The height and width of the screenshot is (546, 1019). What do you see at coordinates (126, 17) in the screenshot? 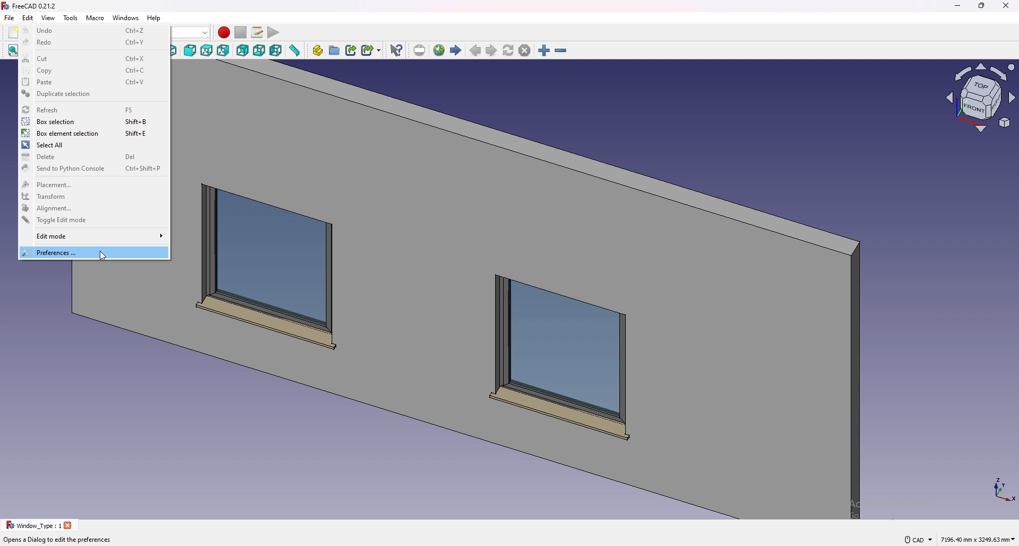
I see `windows` at bounding box center [126, 17].